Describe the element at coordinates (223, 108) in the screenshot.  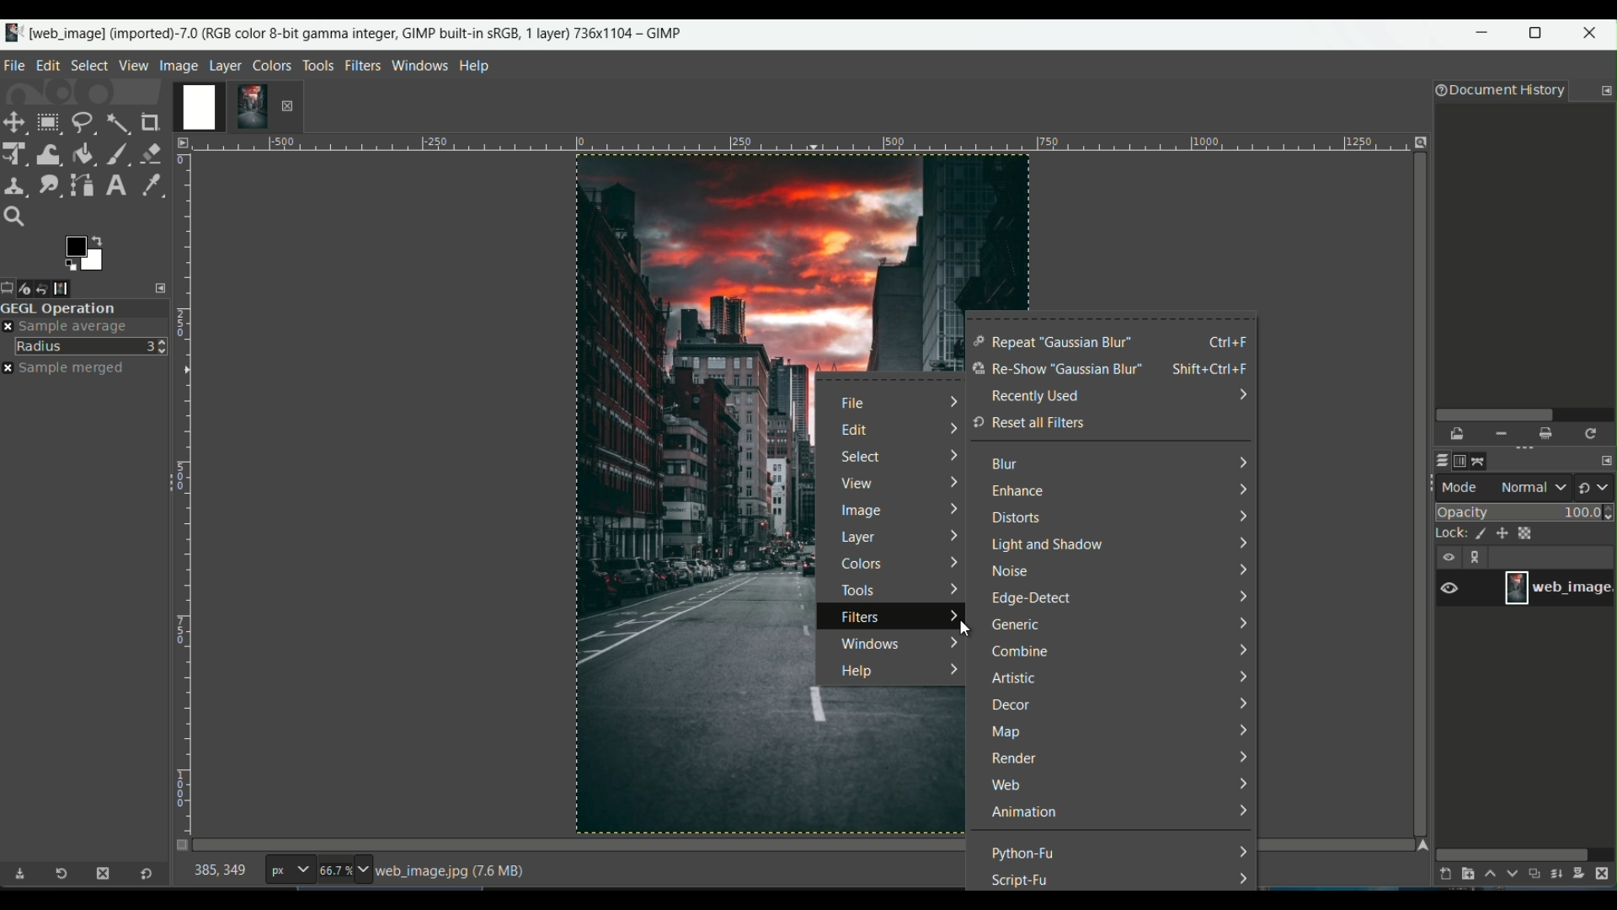
I see `imported image` at that location.